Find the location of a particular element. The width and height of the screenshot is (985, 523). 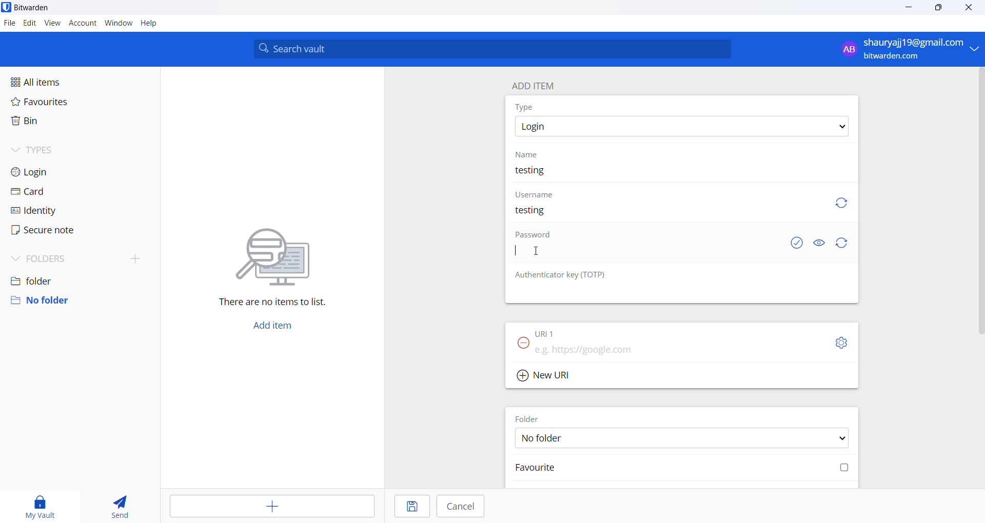

bin is located at coordinates (53, 124).